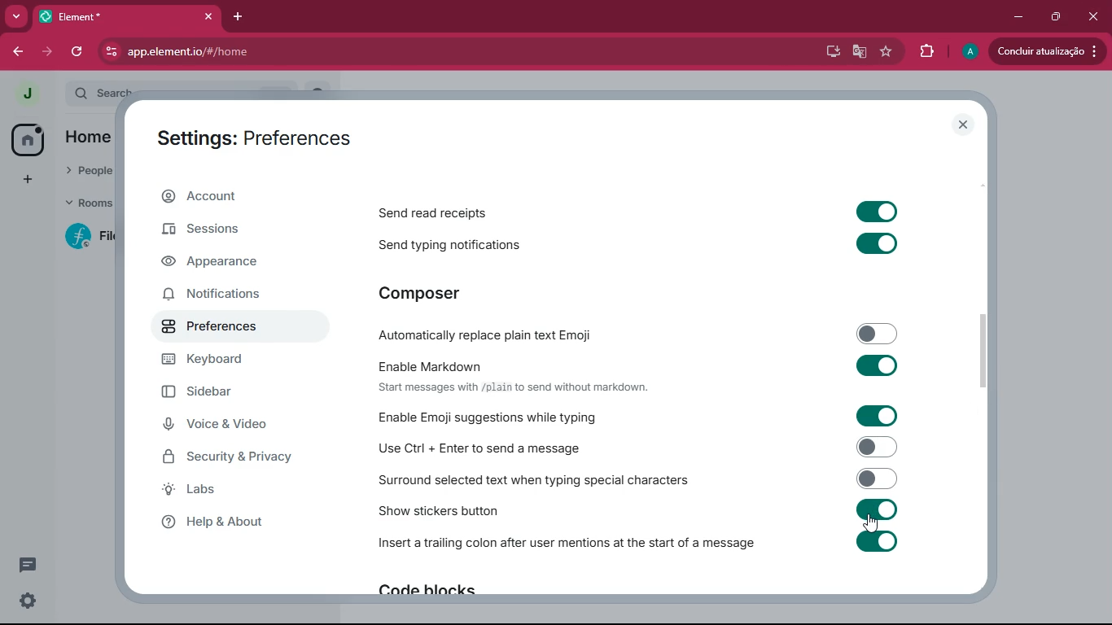 The height and width of the screenshot is (625, 1112). I want to click on profile, so click(969, 51).